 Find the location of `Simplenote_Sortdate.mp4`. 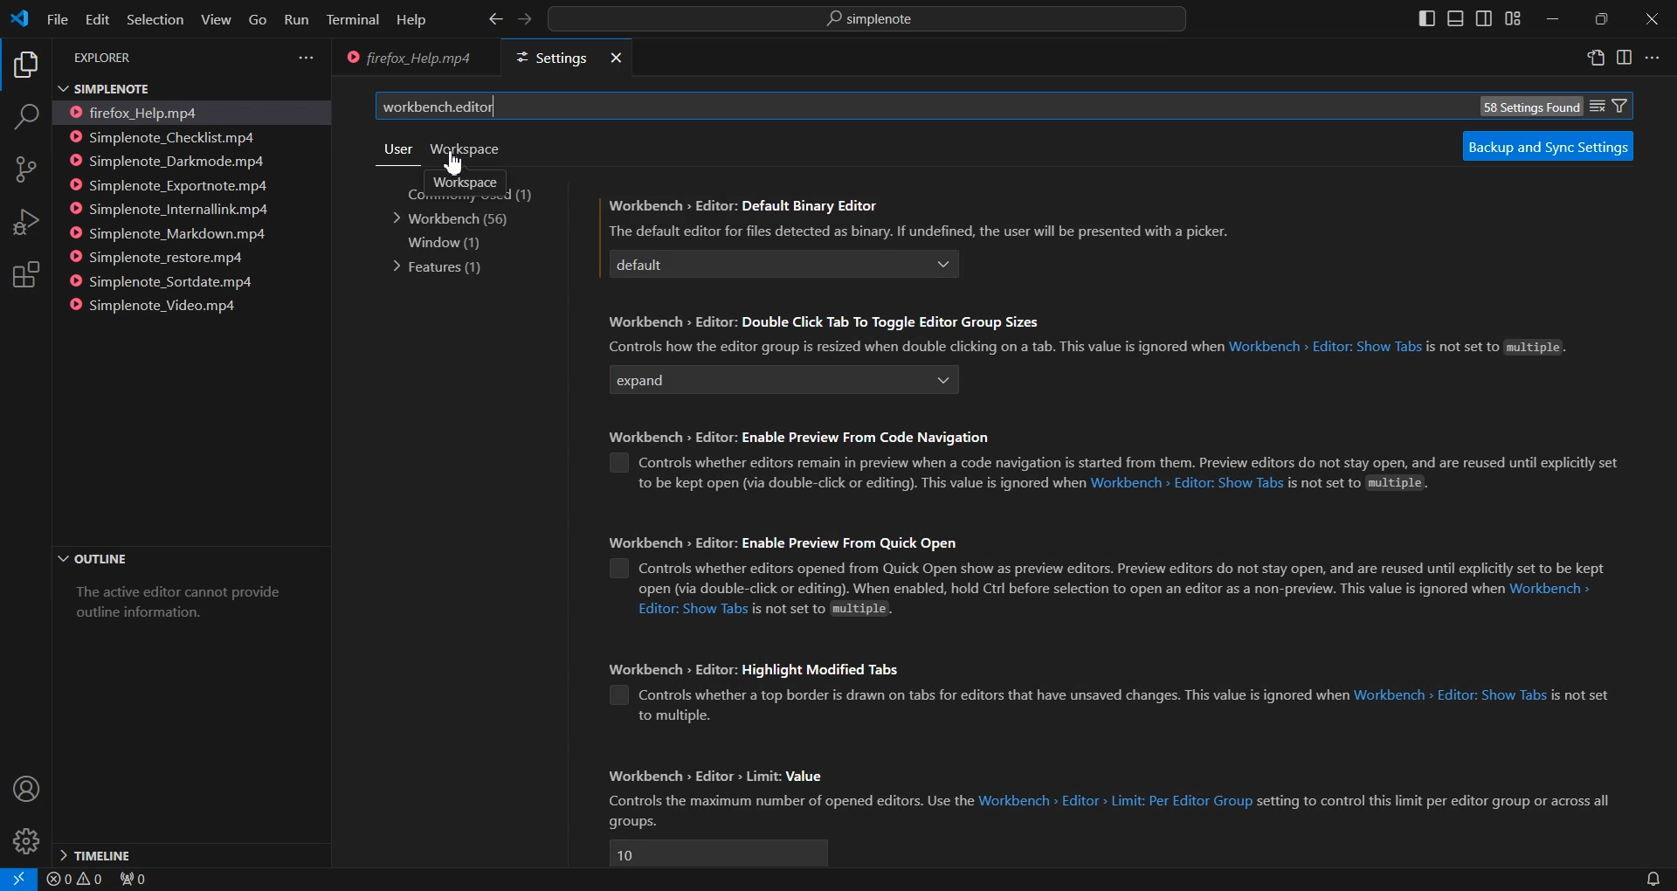

Simplenote_Sortdate.mp4 is located at coordinates (168, 281).